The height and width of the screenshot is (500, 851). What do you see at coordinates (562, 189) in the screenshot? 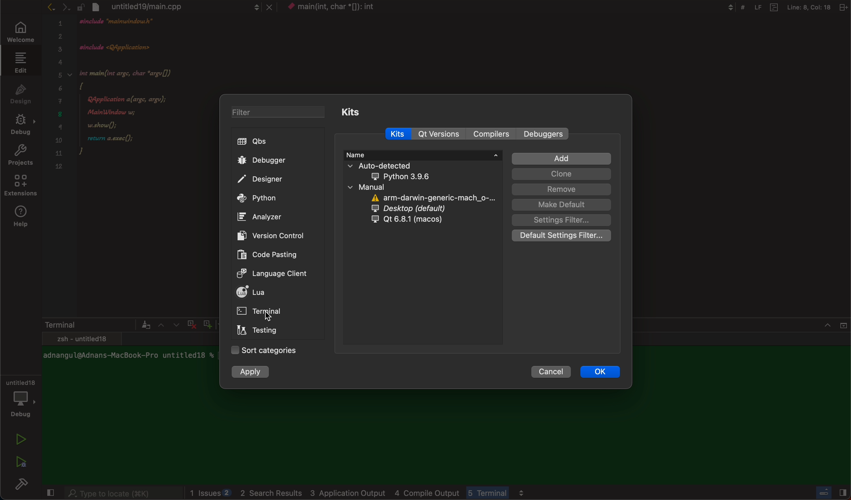
I see `remove` at bounding box center [562, 189].